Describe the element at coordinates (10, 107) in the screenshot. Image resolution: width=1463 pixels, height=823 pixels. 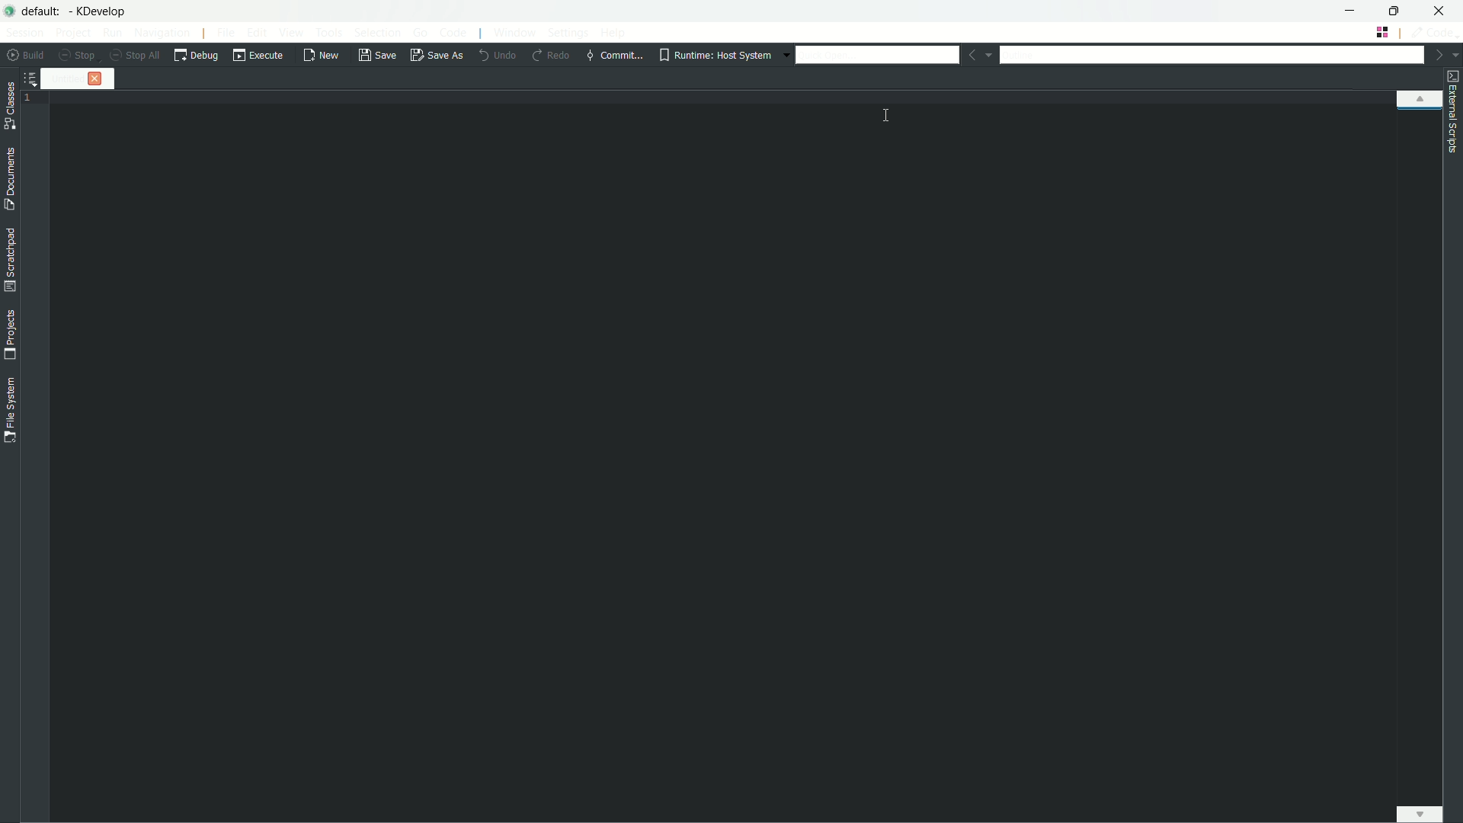
I see `toggle classes` at that location.